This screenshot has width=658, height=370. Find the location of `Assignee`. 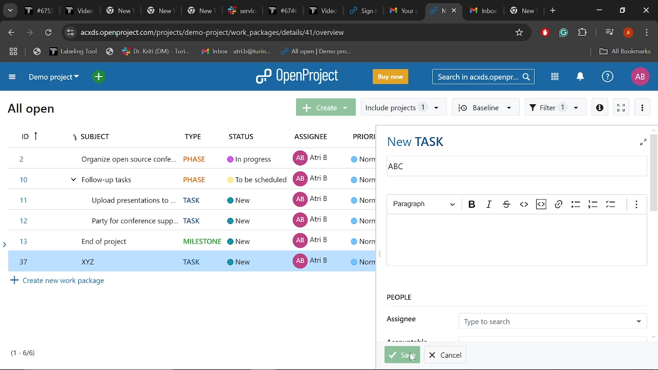

Assignee is located at coordinates (552, 320).